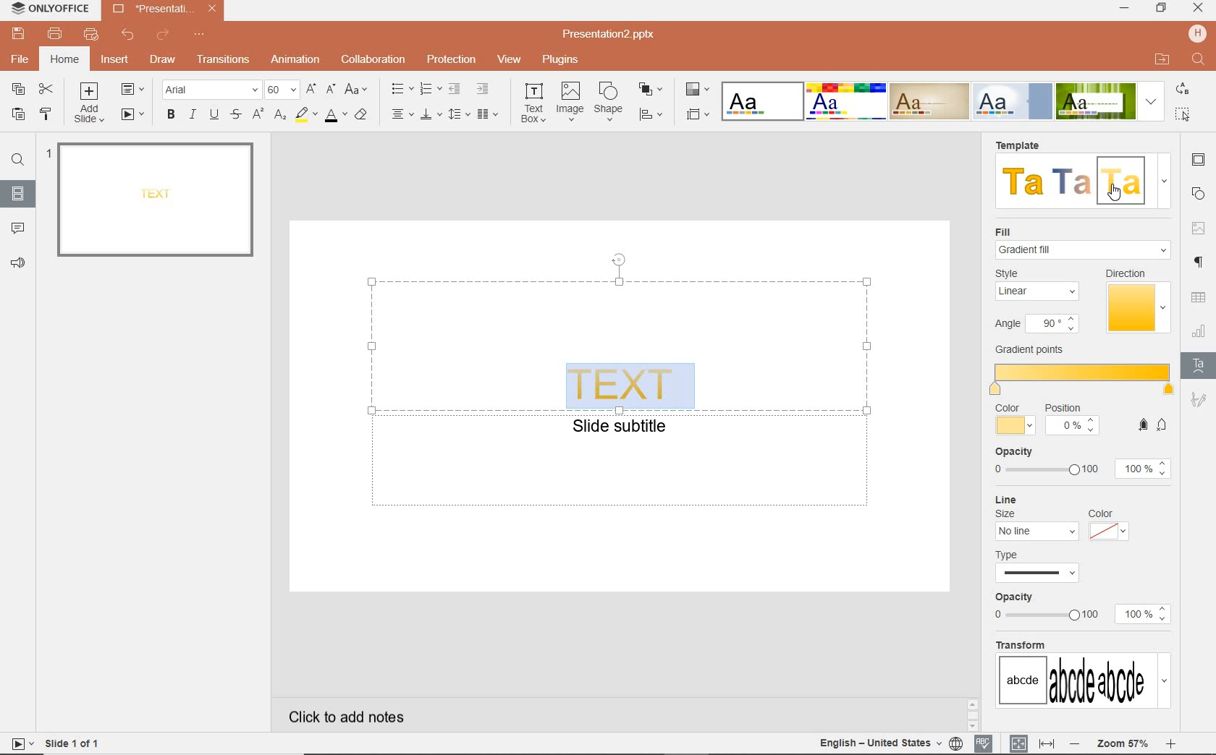 This screenshot has height=755, width=1216. What do you see at coordinates (18, 160) in the screenshot?
I see `FIND` at bounding box center [18, 160].